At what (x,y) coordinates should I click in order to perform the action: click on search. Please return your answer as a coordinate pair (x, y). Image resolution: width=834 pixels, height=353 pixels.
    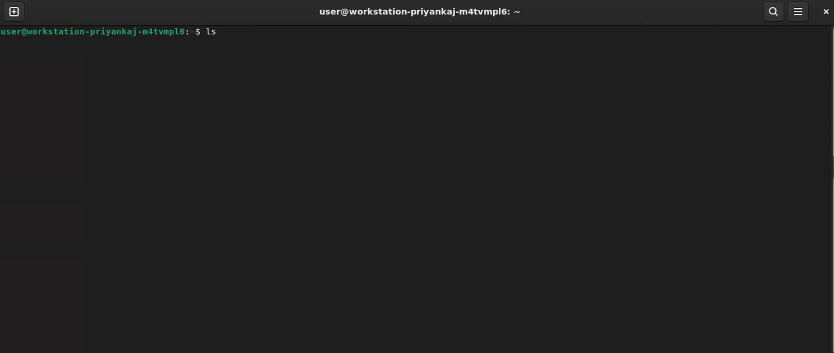
    Looking at the image, I should click on (774, 11).